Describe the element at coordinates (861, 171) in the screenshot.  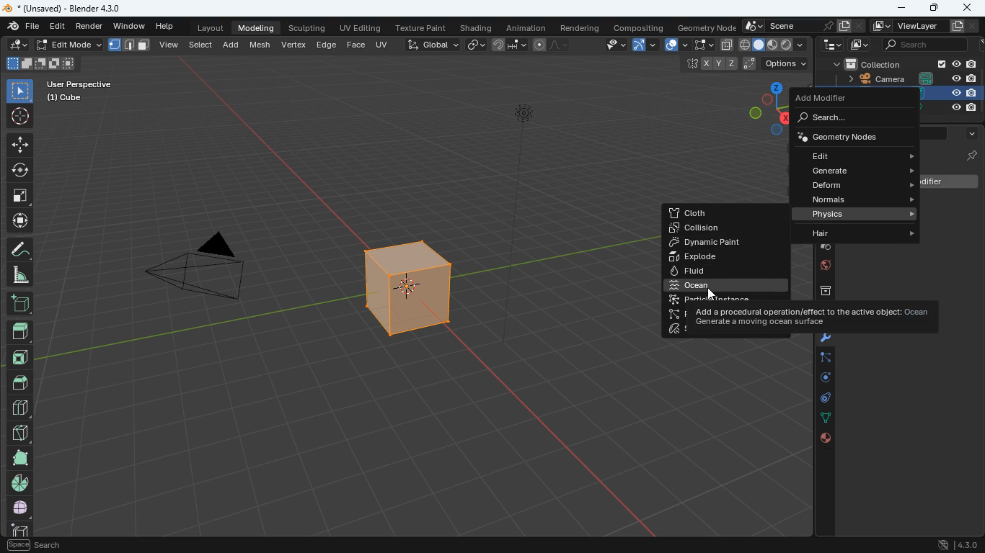
I see `generate` at that location.